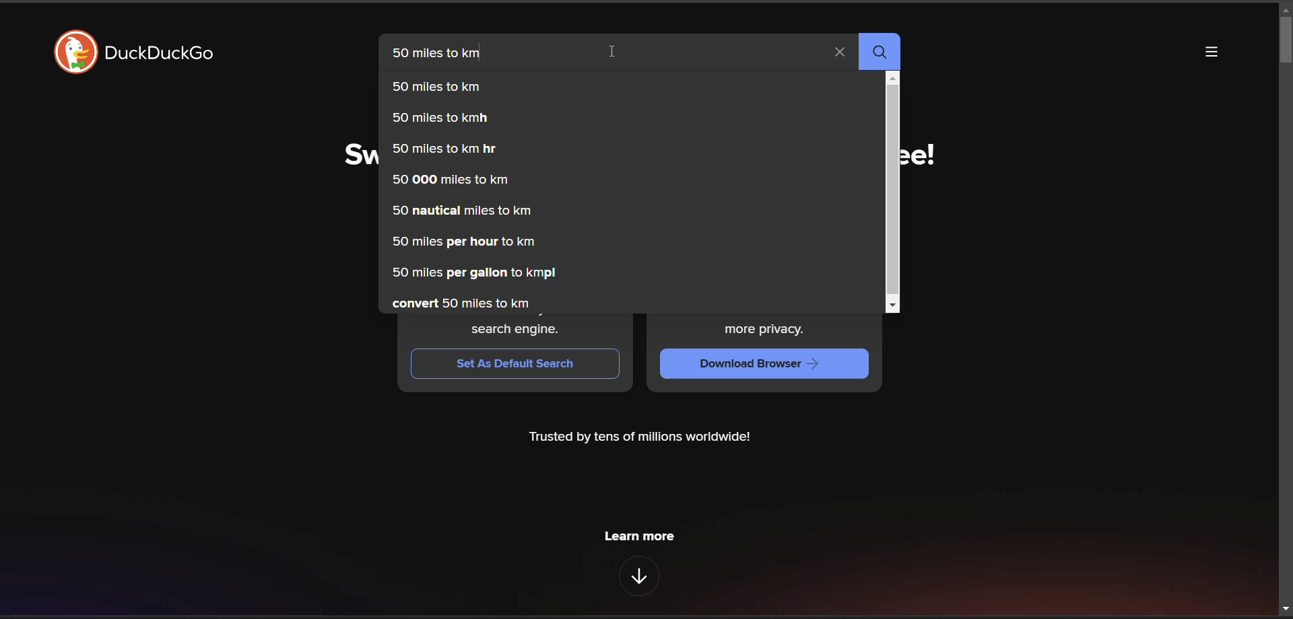 This screenshot has width=1293, height=619. Describe the element at coordinates (642, 439) in the screenshot. I see `Trusted by tens of millions worldwide!` at that location.